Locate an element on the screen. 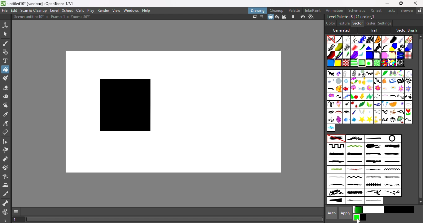  View is located at coordinates (116, 11).